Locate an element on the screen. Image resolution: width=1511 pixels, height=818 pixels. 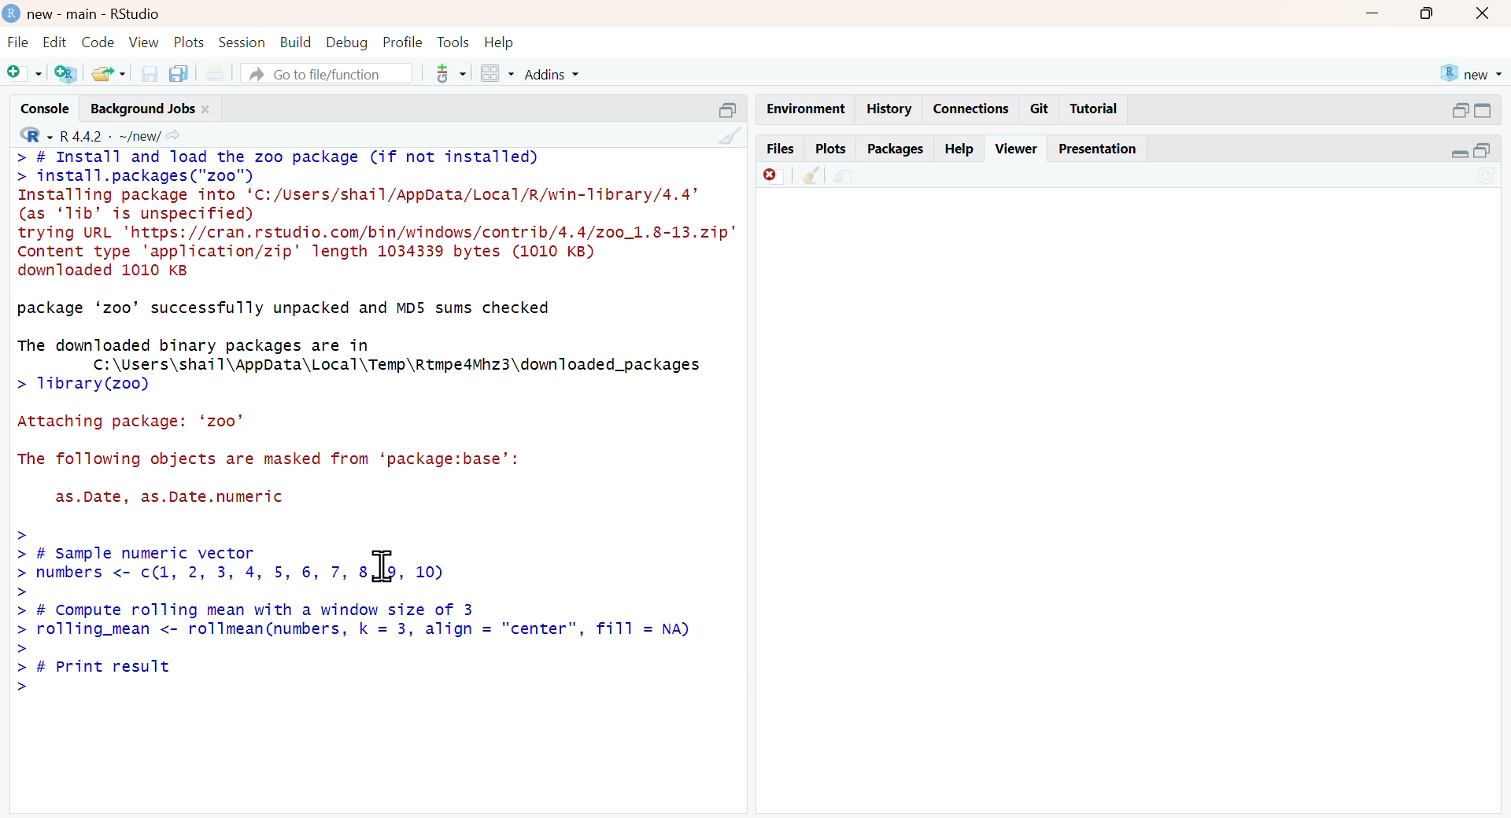
minimise is located at coordinates (1373, 12).